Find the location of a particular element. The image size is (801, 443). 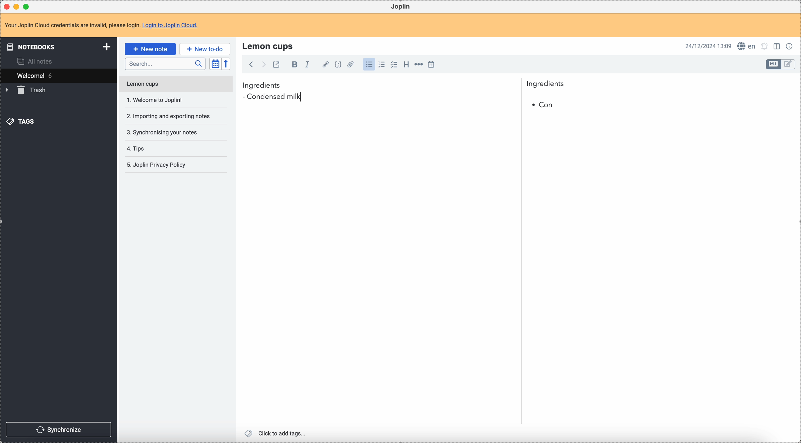

toggle edit layout is located at coordinates (774, 64).